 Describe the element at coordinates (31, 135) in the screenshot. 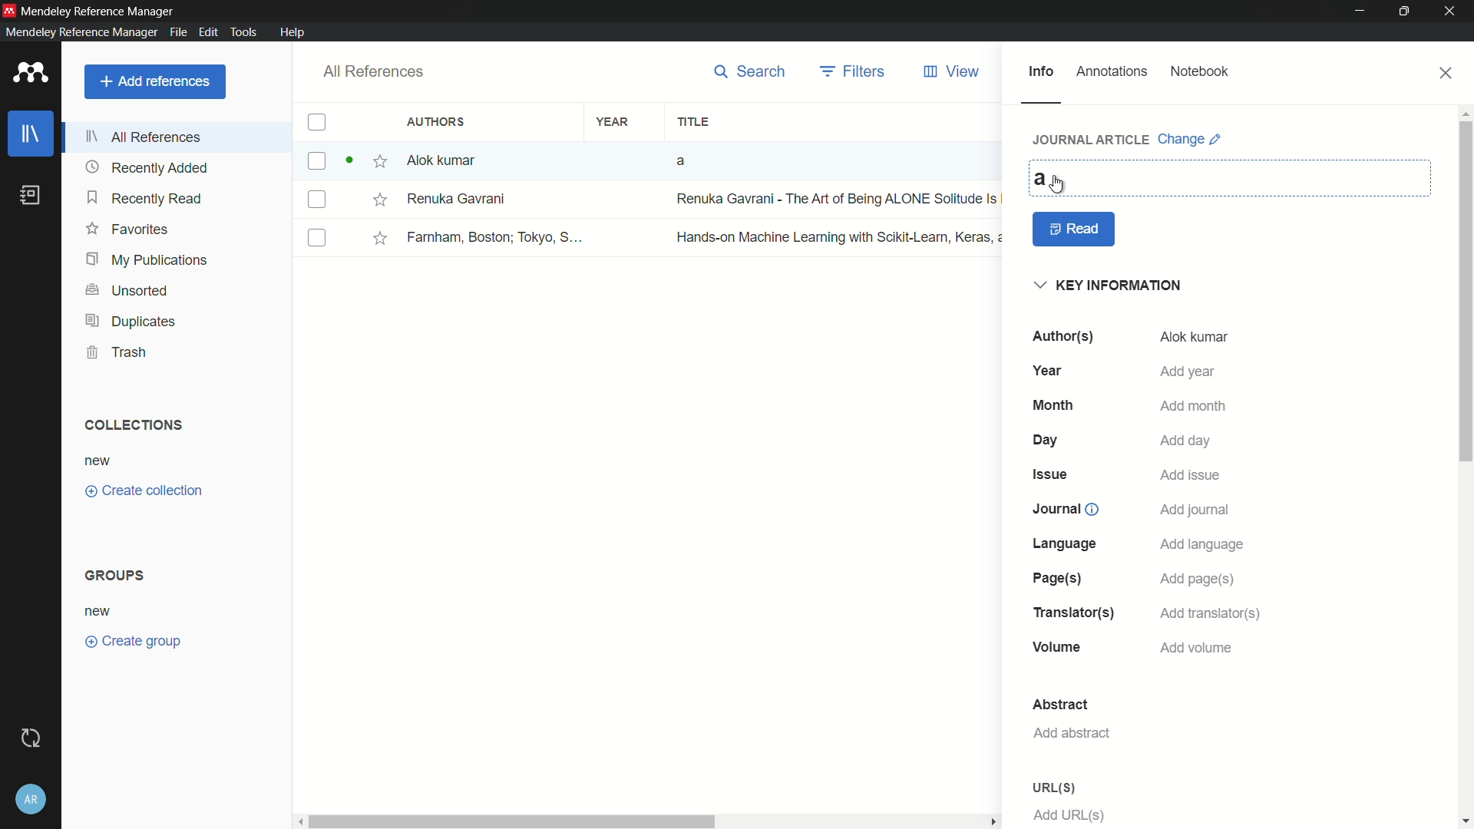

I see `library` at that location.